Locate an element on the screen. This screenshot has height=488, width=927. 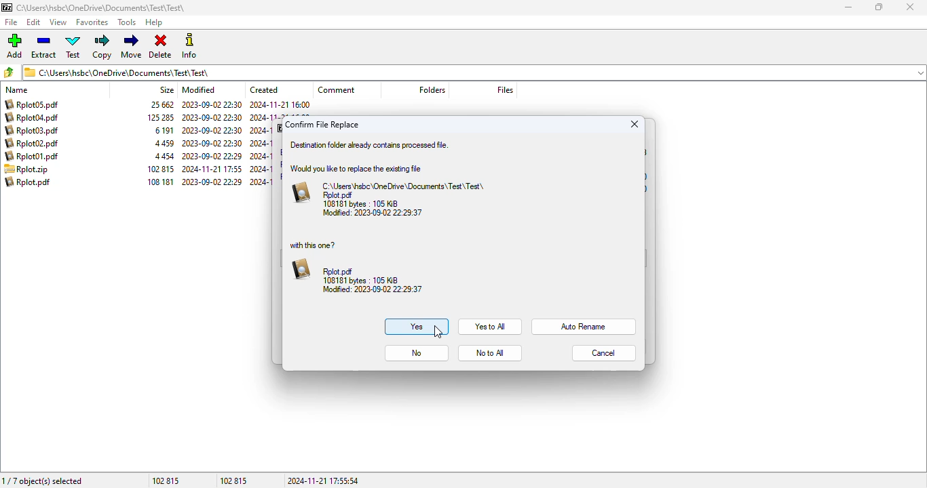
copy is located at coordinates (101, 47).